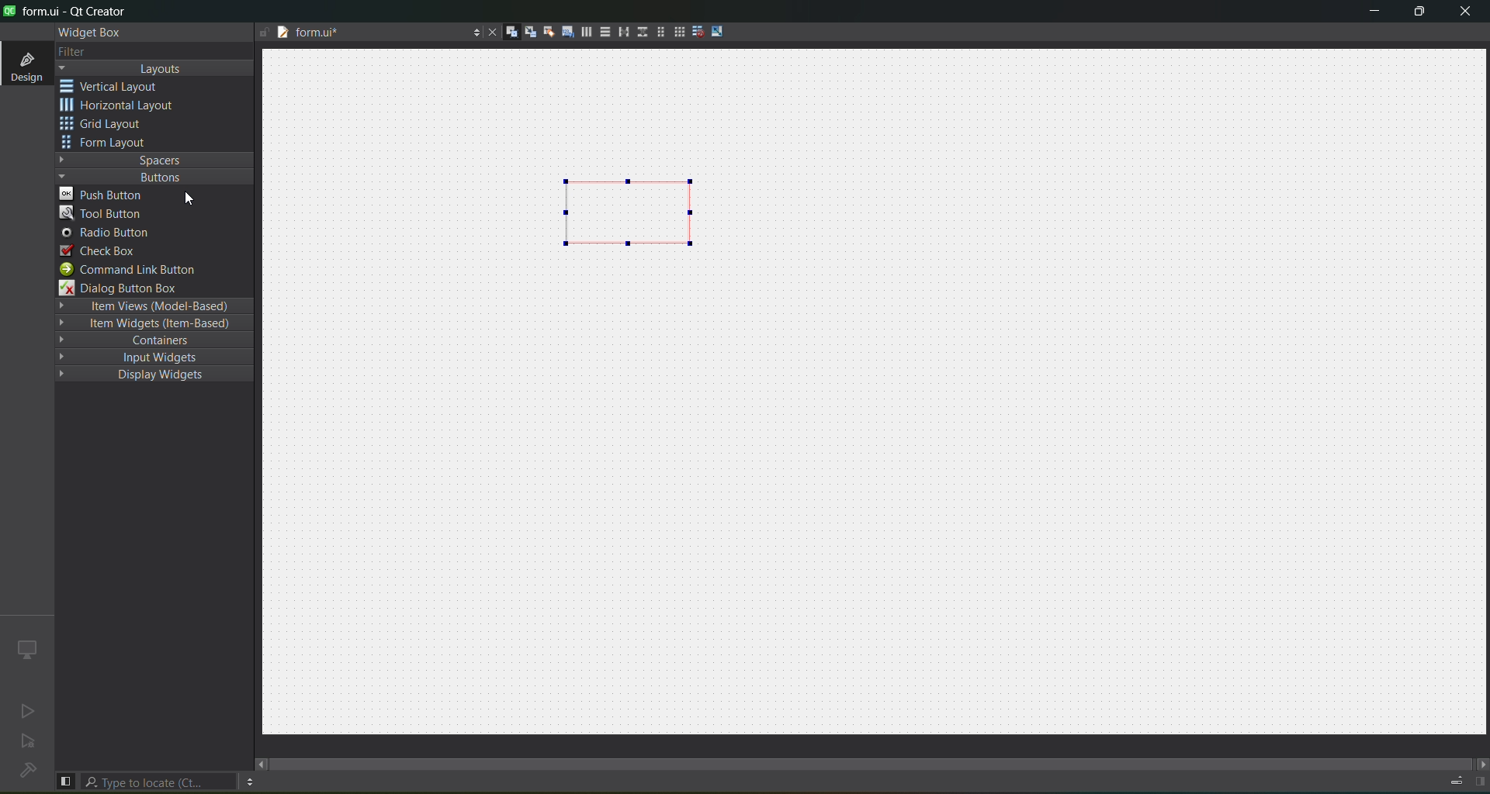 The width and height of the screenshot is (1490, 794). Describe the element at coordinates (25, 65) in the screenshot. I see `design` at that location.